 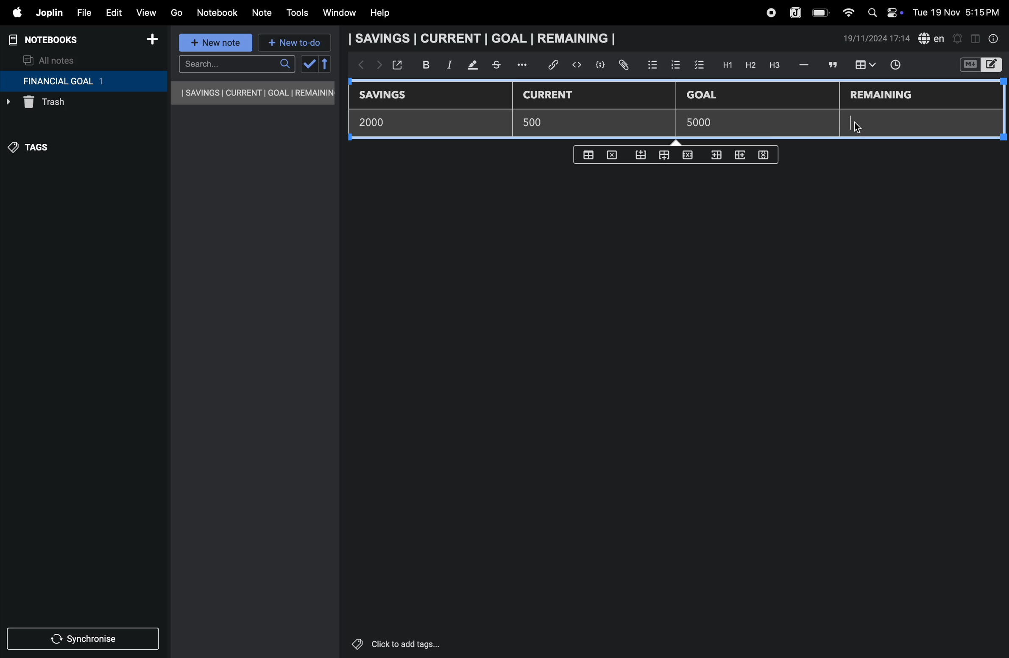 I want to click on help, so click(x=386, y=13).